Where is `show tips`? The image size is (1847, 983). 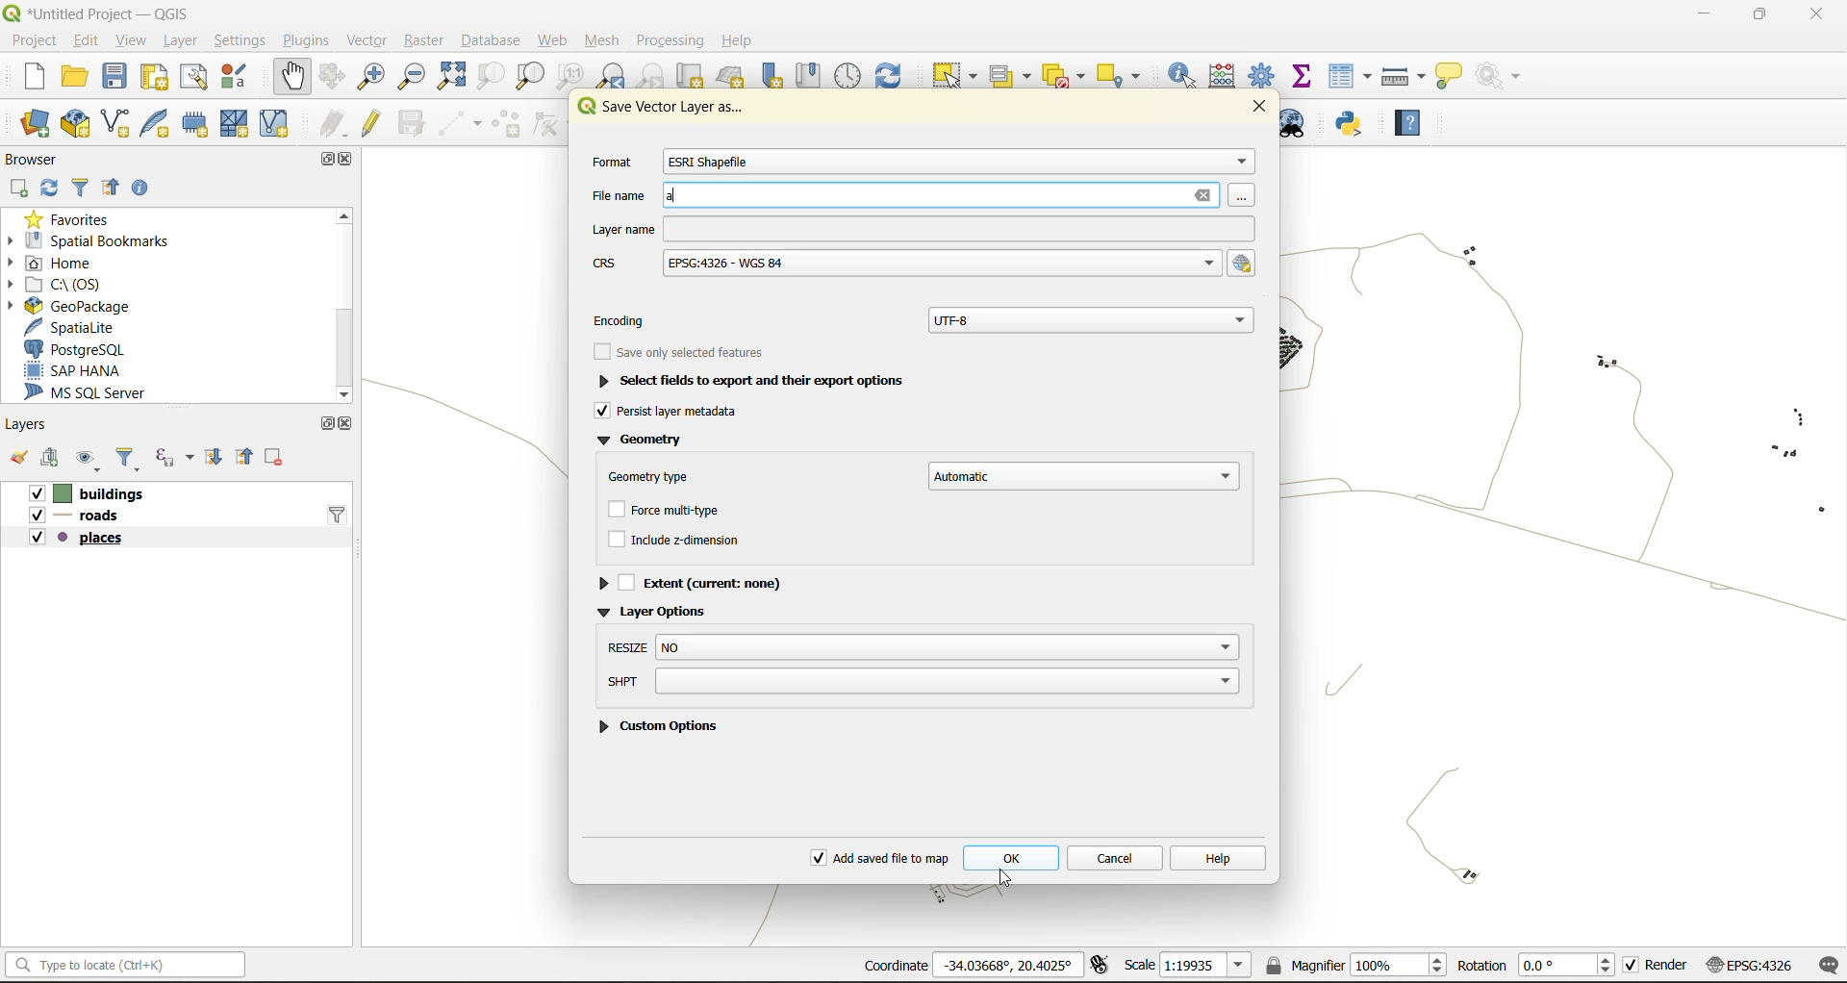
show tips is located at coordinates (1454, 77).